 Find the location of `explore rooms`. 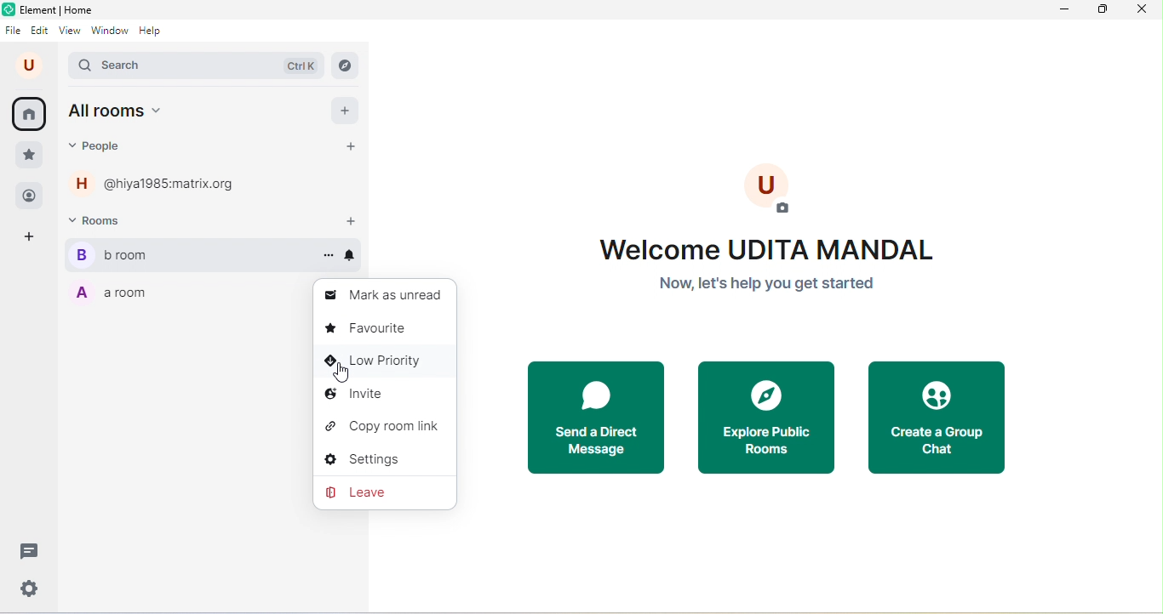

explore rooms is located at coordinates (346, 64).